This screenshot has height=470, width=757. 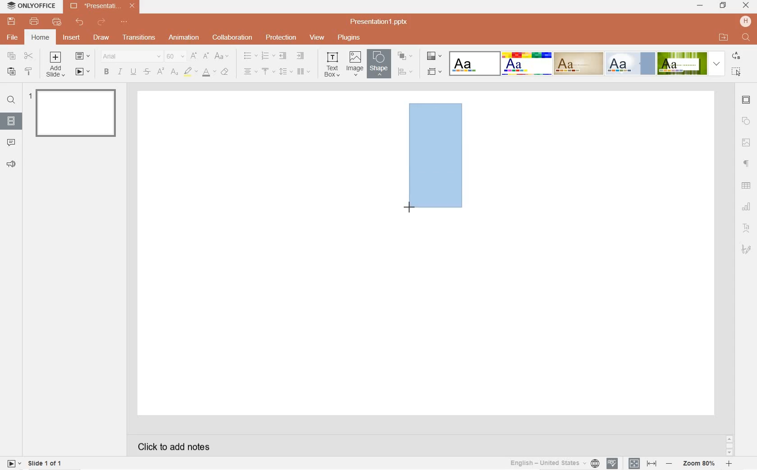 I want to click on shape settings, so click(x=746, y=122).